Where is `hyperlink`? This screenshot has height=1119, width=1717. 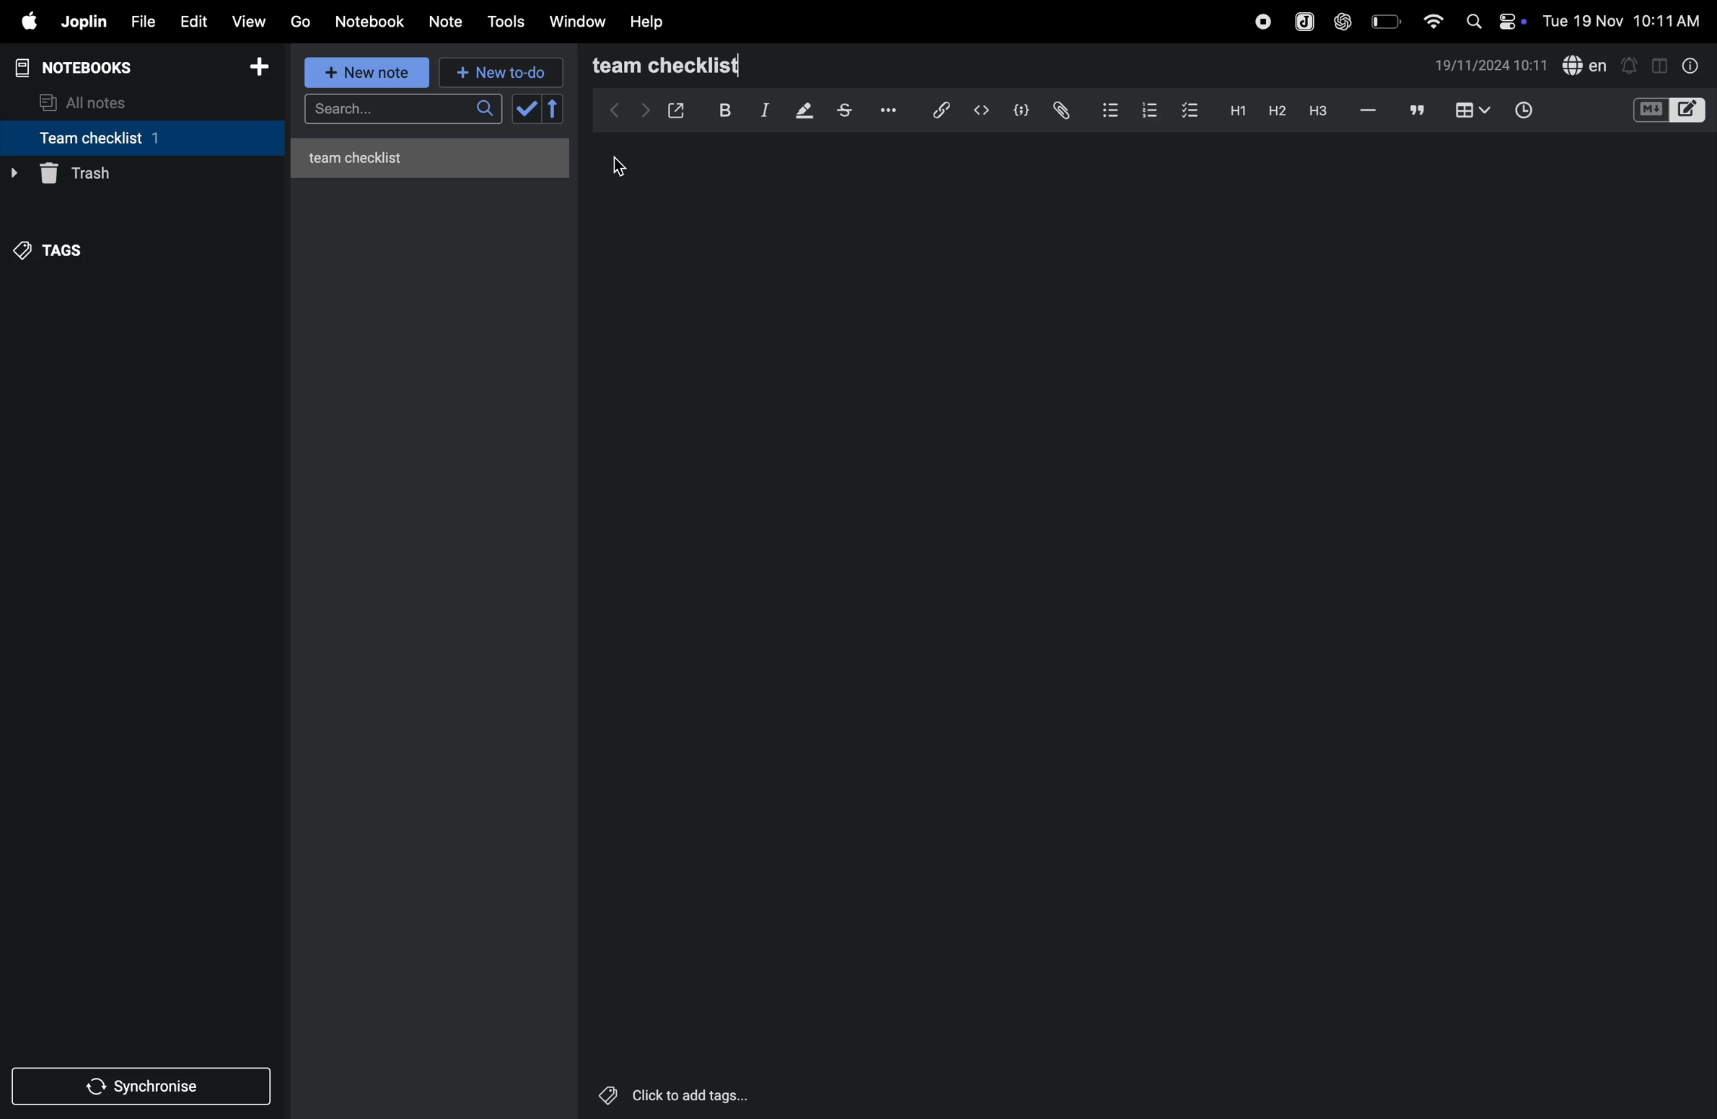 hyperlink is located at coordinates (935, 109).